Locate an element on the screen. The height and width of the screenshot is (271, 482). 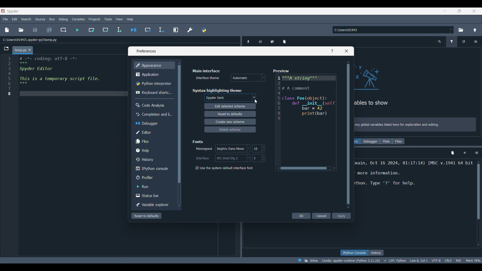
Open file is located at coordinates (21, 30).